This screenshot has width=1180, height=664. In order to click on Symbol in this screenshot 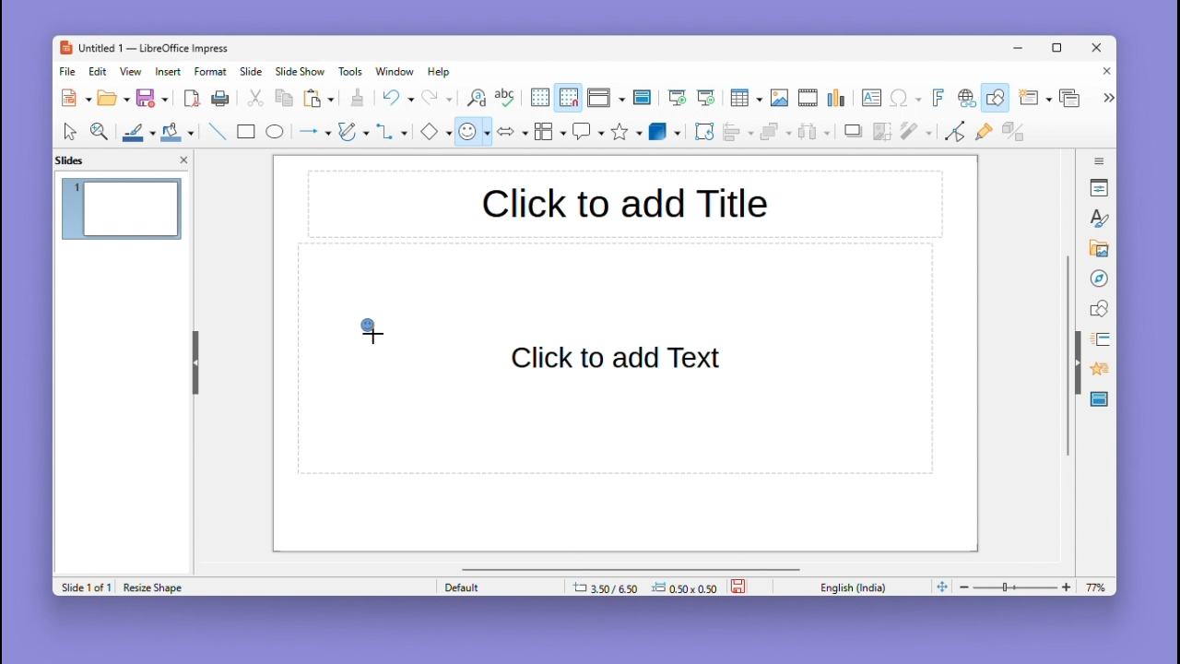, I will do `click(476, 131)`.